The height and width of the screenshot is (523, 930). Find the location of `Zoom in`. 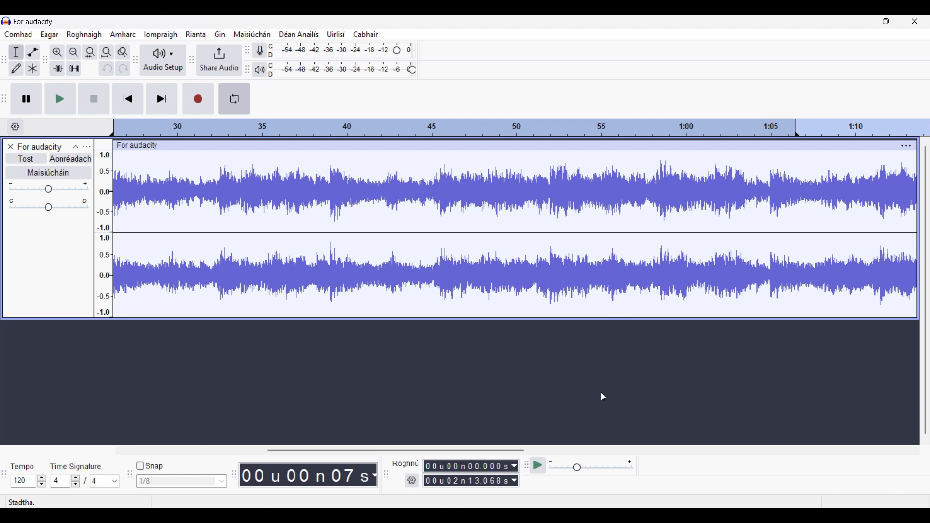

Zoom in is located at coordinates (58, 52).